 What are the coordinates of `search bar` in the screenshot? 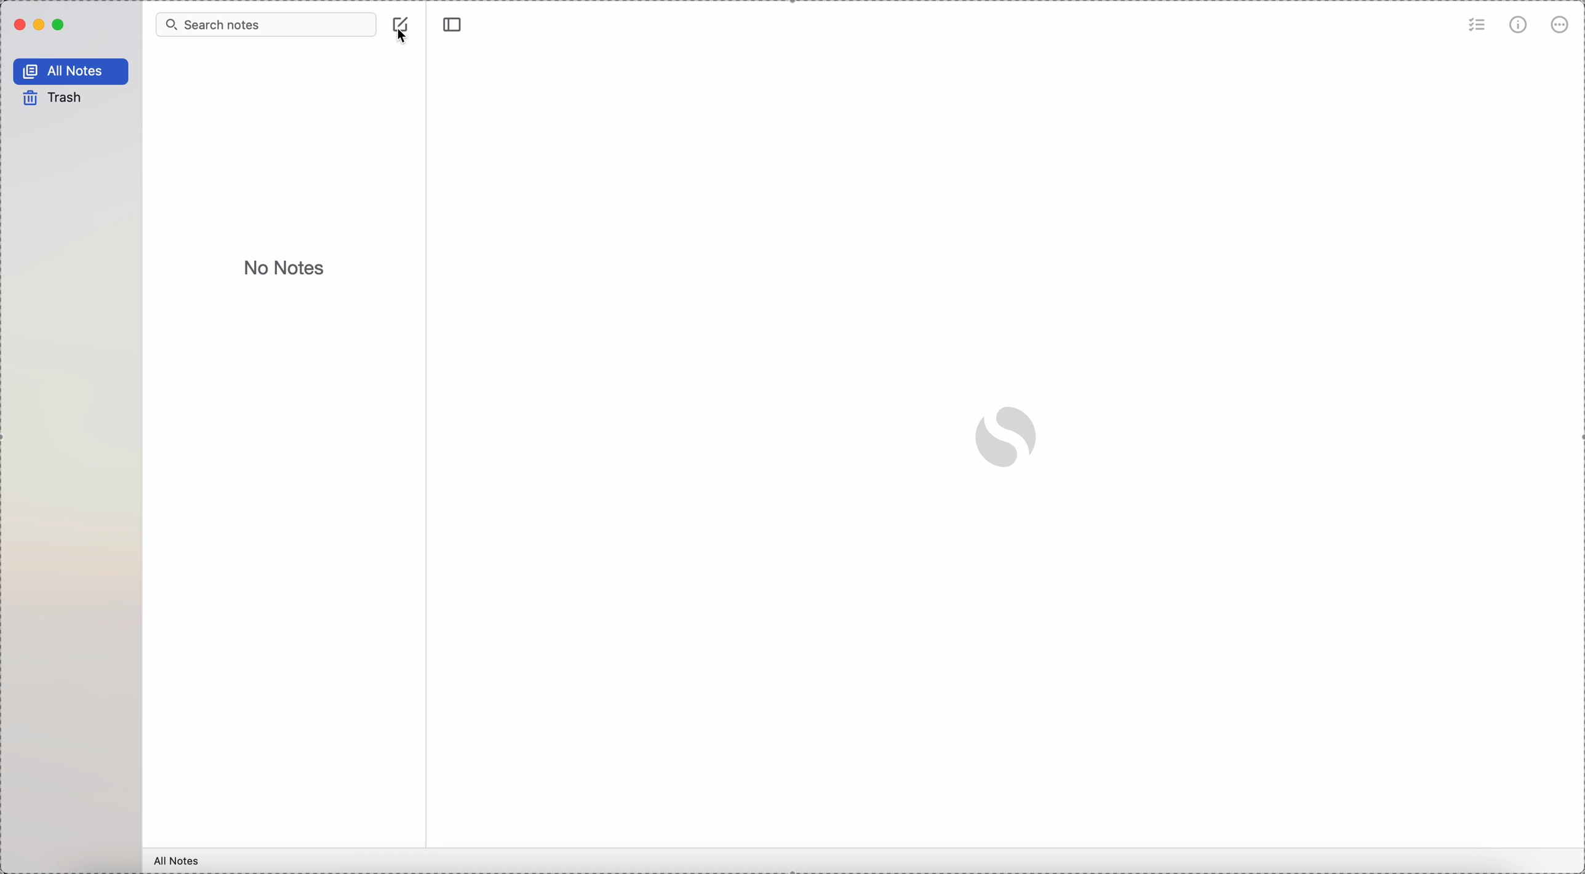 It's located at (265, 26).